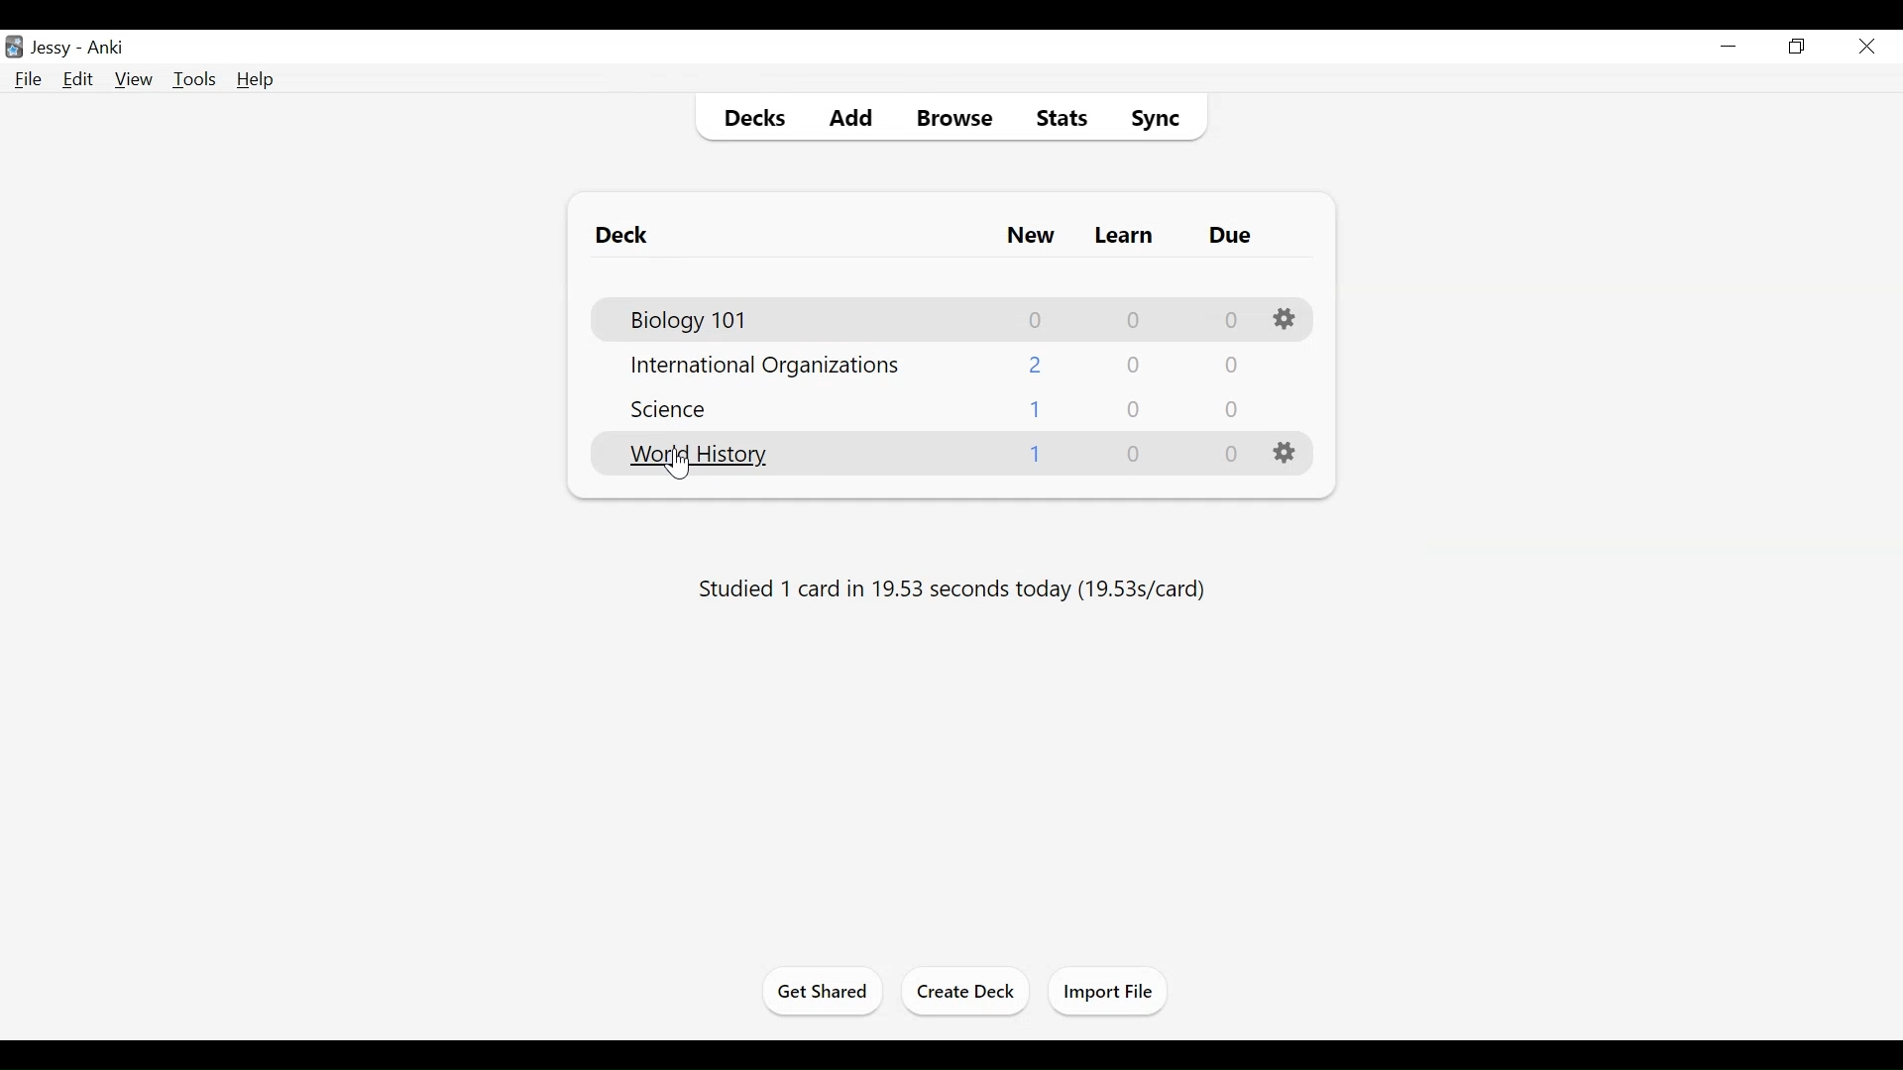  What do you see at coordinates (1284, 320) in the screenshot?
I see `Options` at bounding box center [1284, 320].